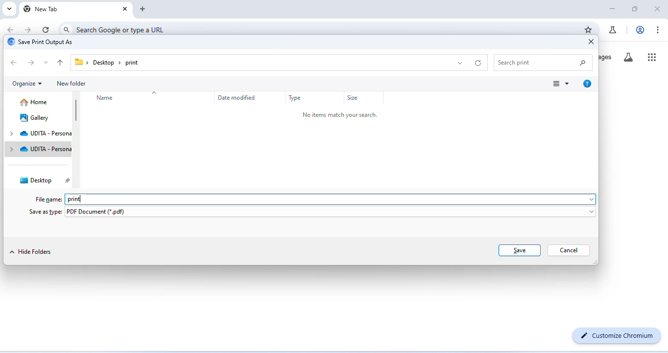  I want to click on print, so click(74, 199).